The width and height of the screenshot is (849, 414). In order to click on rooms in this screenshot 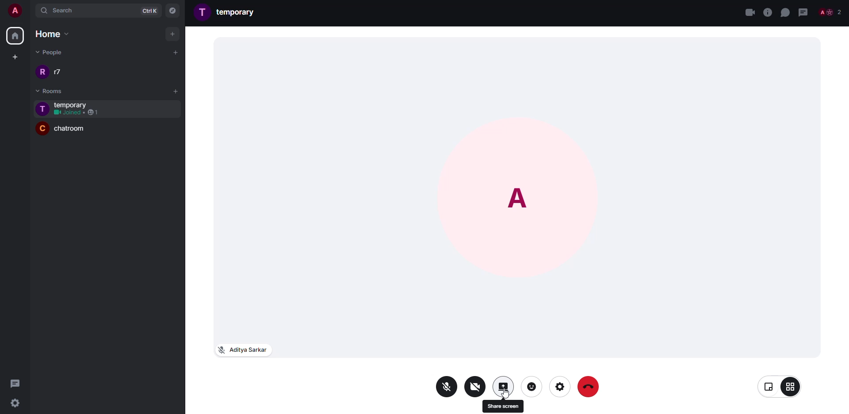, I will do `click(45, 91)`.